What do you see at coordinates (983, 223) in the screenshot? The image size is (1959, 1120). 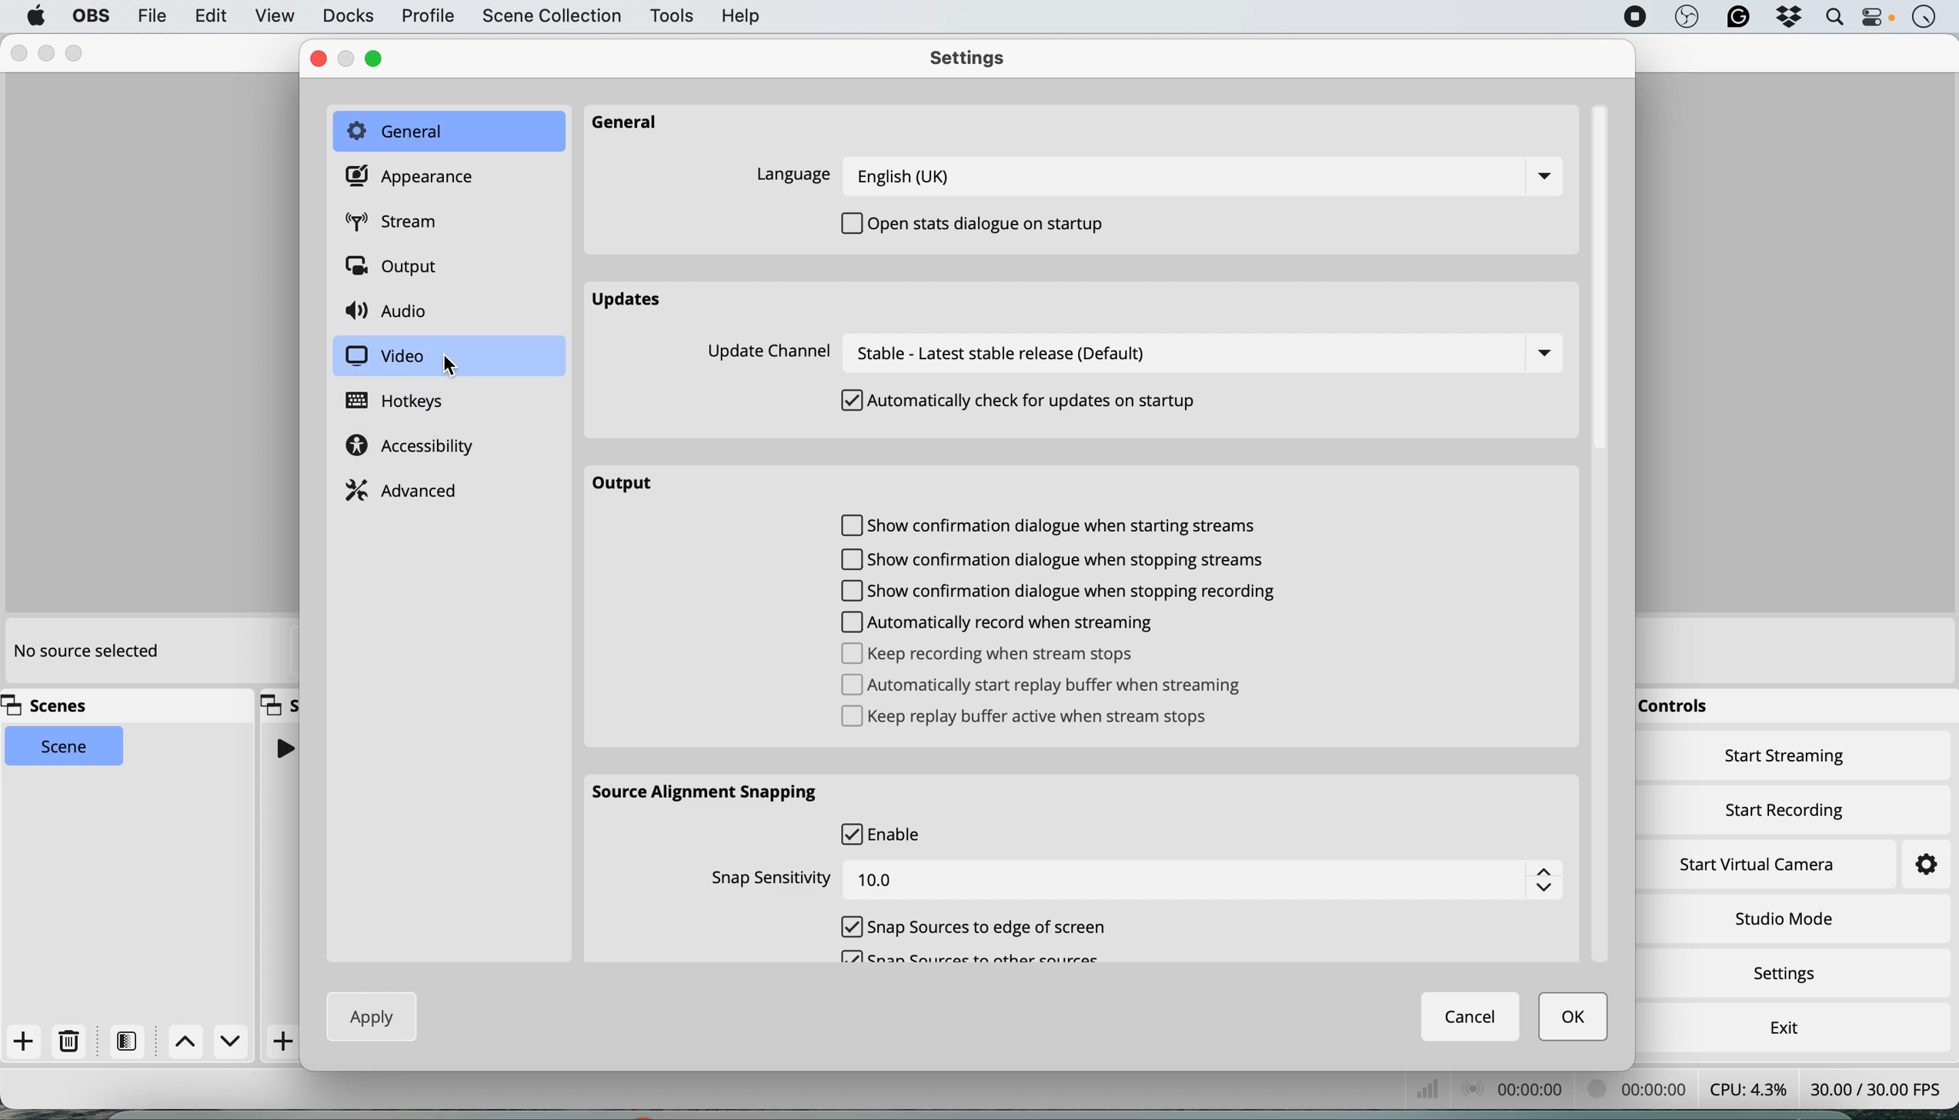 I see `open stats dialogue on openup` at bounding box center [983, 223].